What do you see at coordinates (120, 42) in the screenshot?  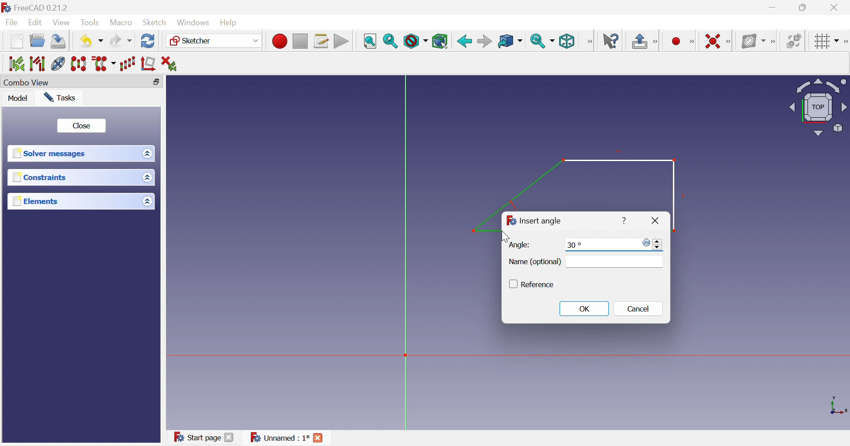 I see `Redo` at bounding box center [120, 42].